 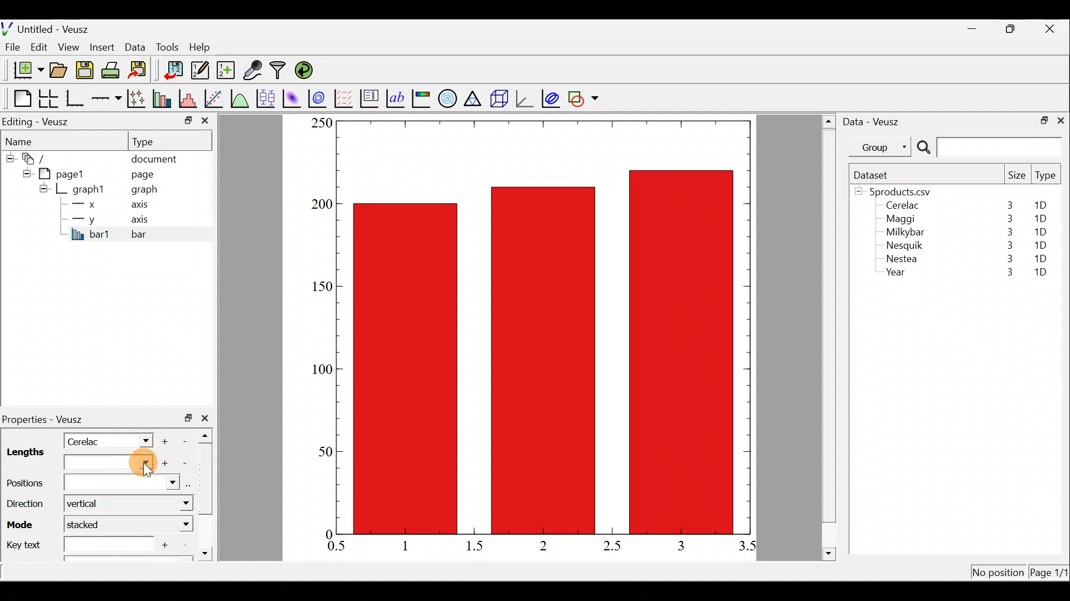 I want to click on Tools, so click(x=167, y=46).